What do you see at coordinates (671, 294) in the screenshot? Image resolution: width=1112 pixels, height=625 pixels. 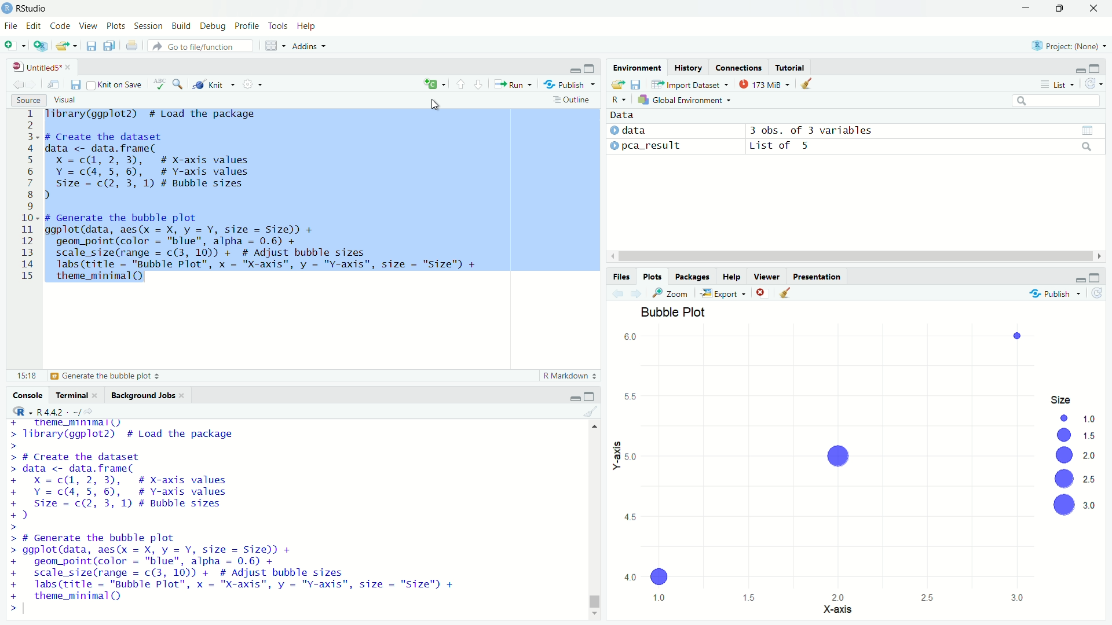 I see `zoom` at bounding box center [671, 294].